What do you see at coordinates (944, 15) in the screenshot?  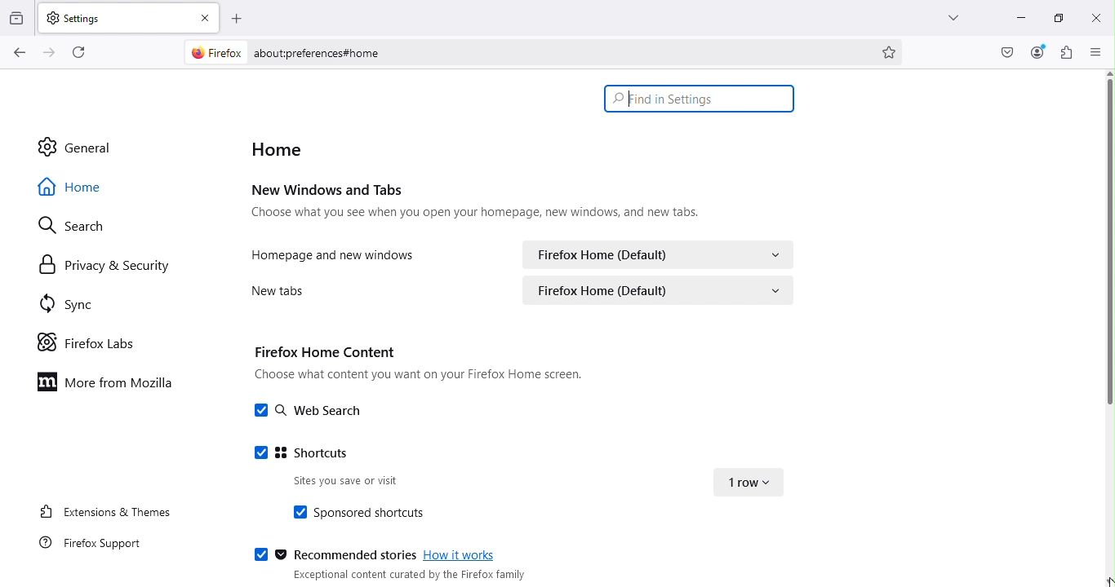 I see `List all tabs` at bounding box center [944, 15].